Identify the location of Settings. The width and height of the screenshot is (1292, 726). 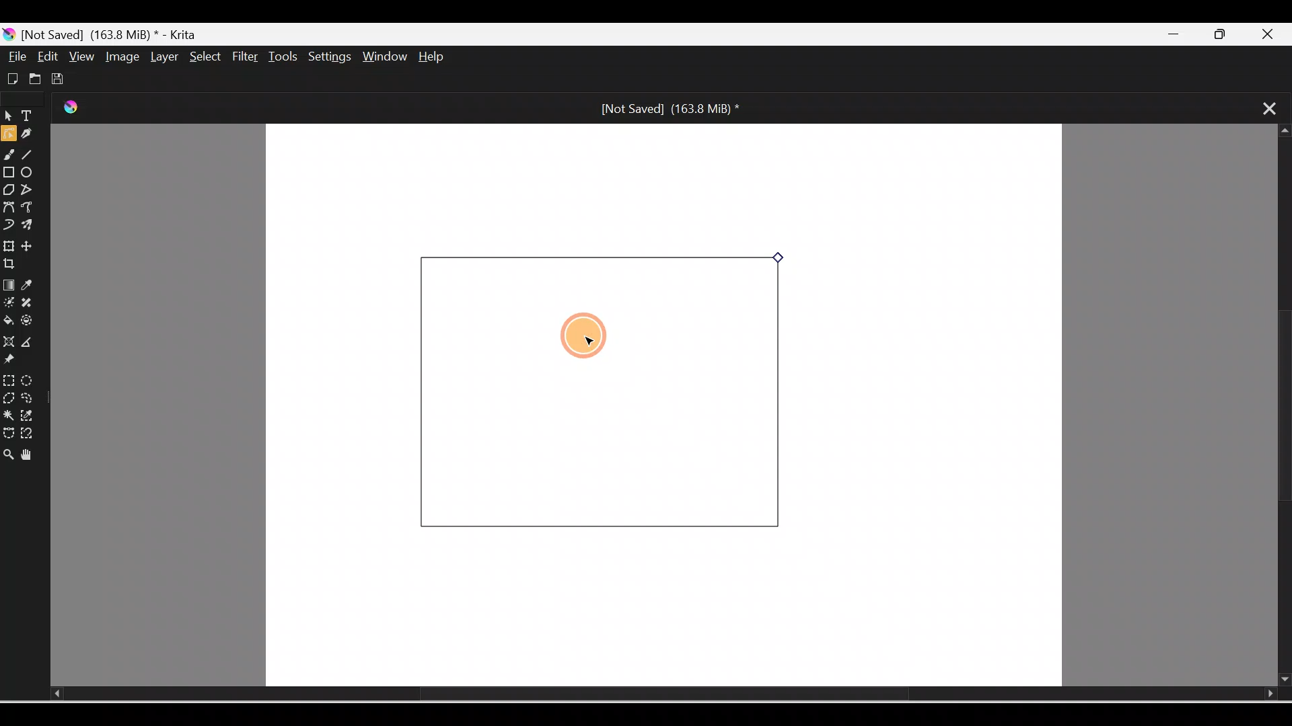
(331, 58).